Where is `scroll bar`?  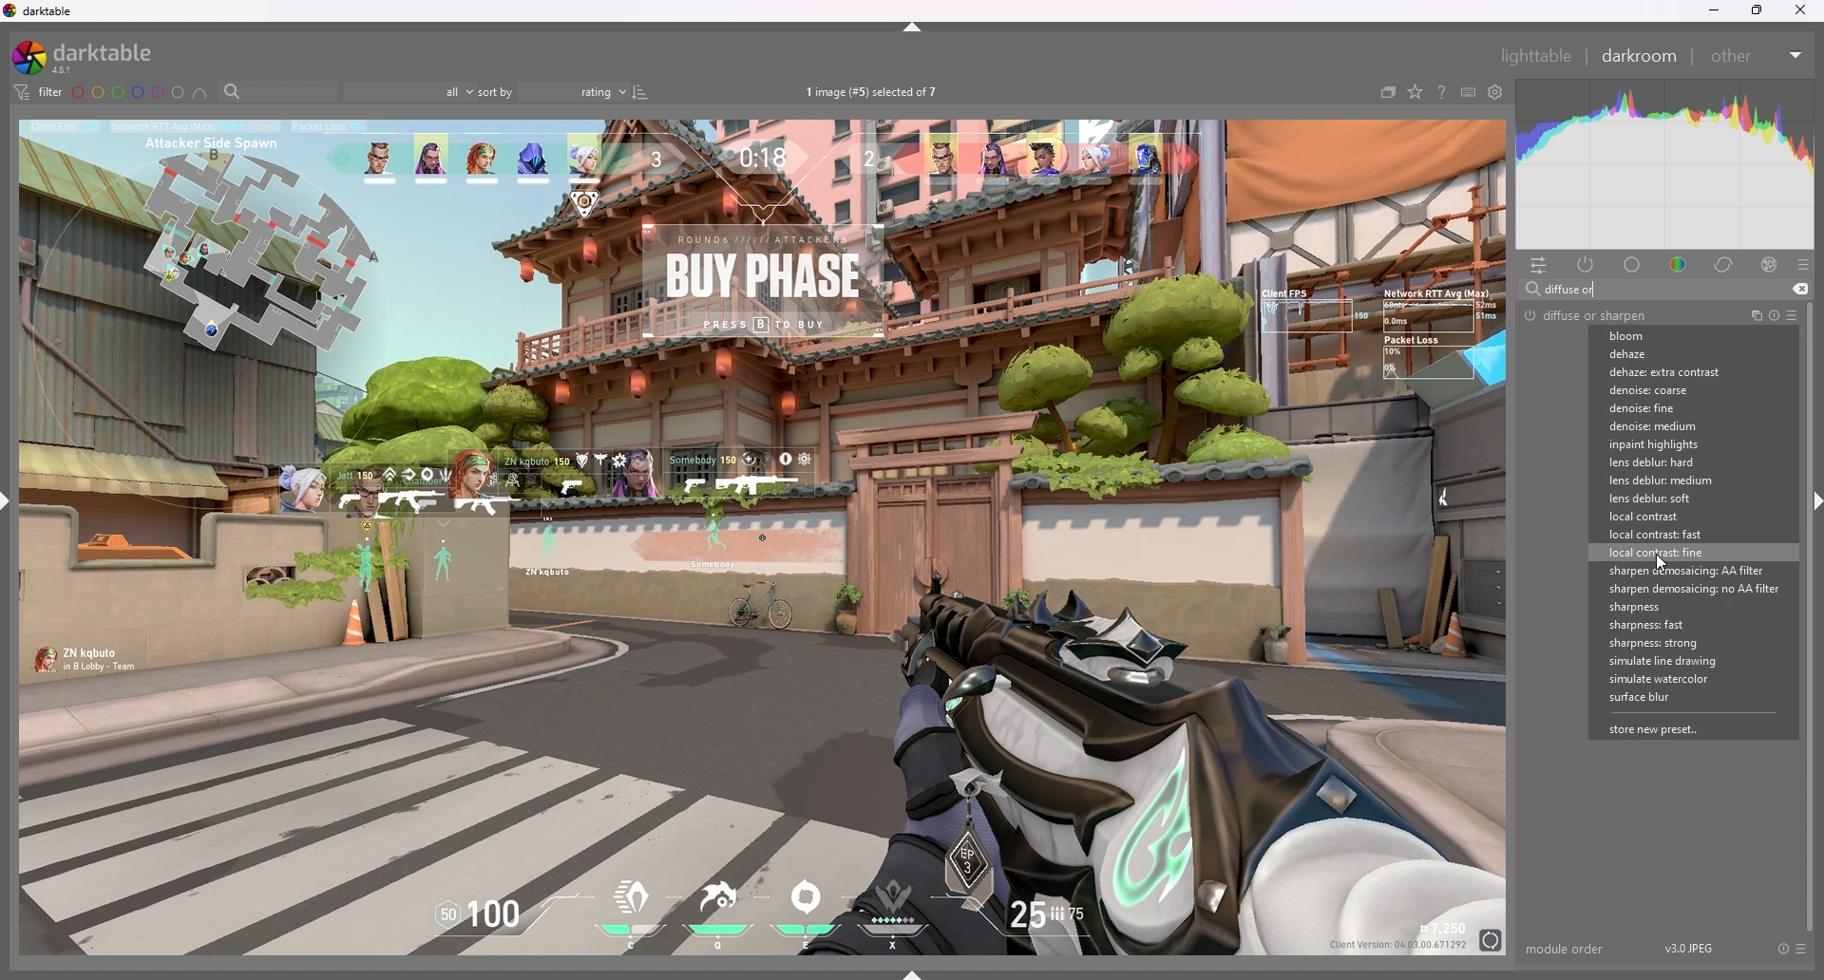 scroll bar is located at coordinates (1809, 615).